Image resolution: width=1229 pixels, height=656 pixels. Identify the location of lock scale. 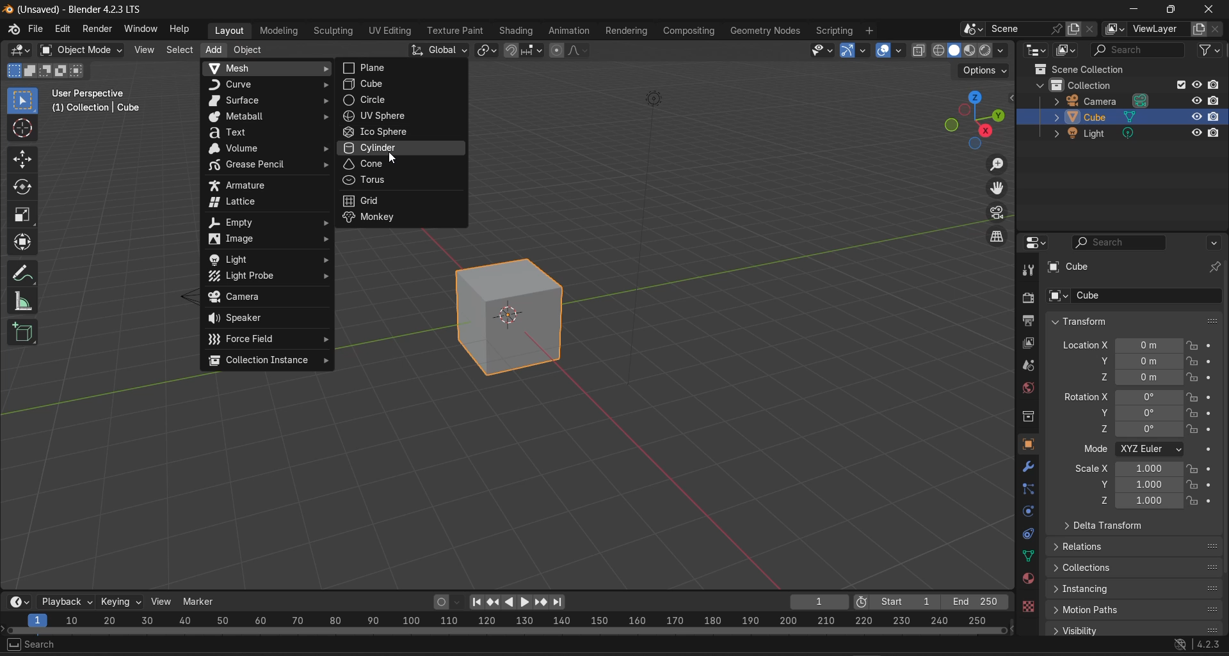
(1193, 501).